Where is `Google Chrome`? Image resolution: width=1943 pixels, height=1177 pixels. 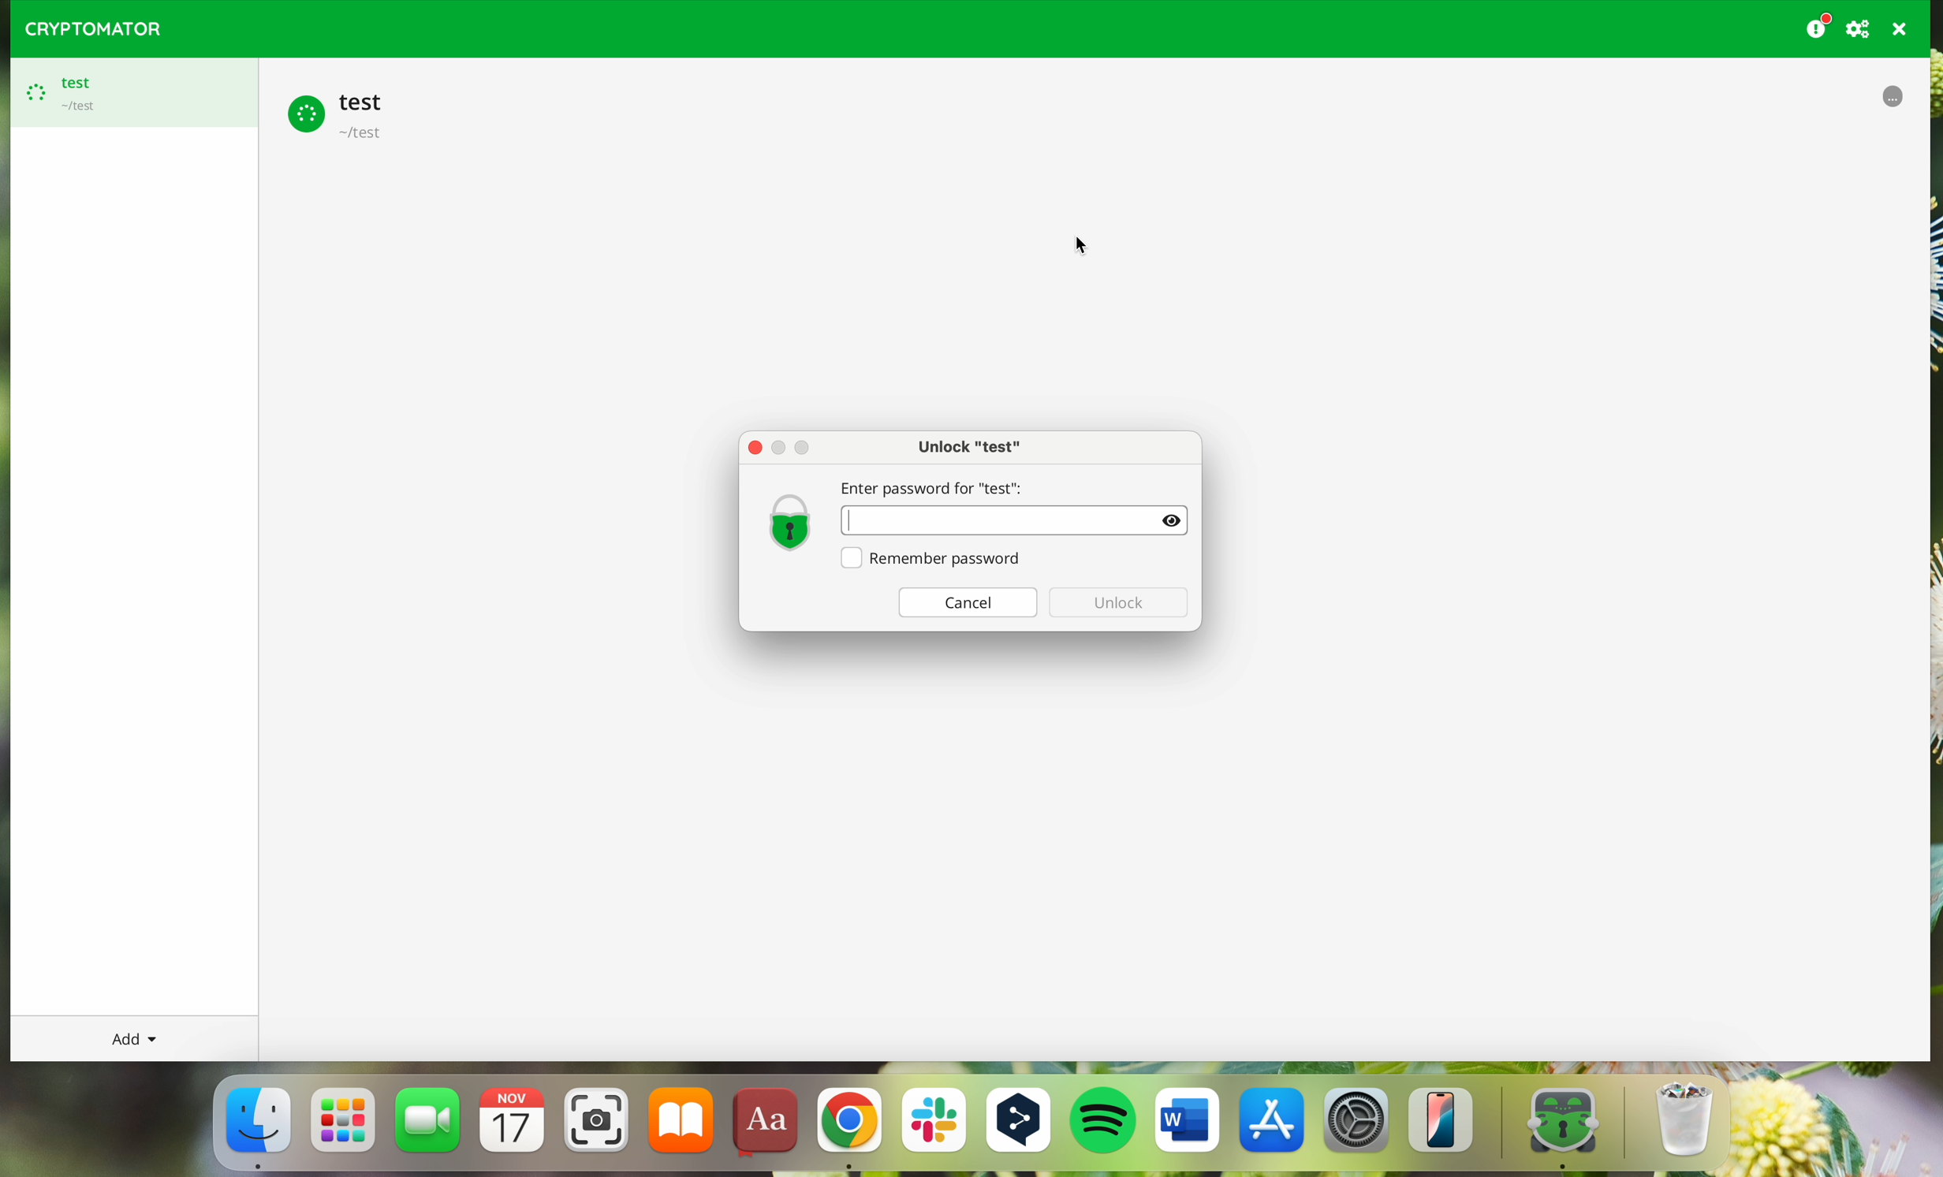
Google Chrome is located at coordinates (848, 1128).